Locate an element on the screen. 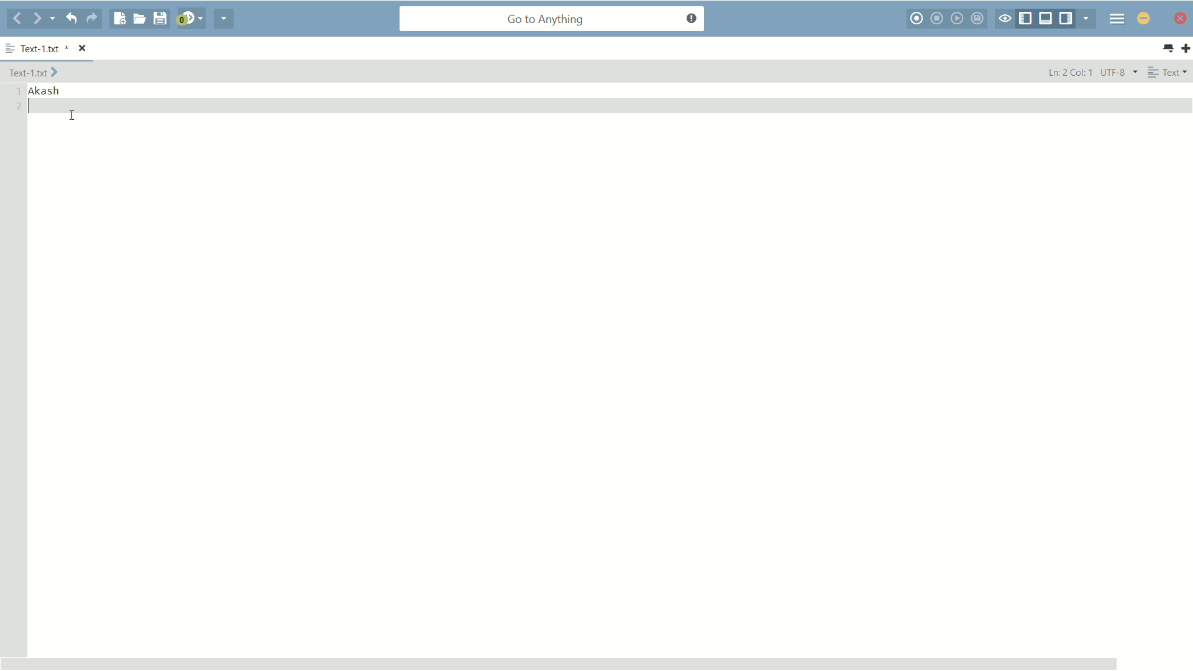 The image size is (1193, 671). play last macro is located at coordinates (958, 18).